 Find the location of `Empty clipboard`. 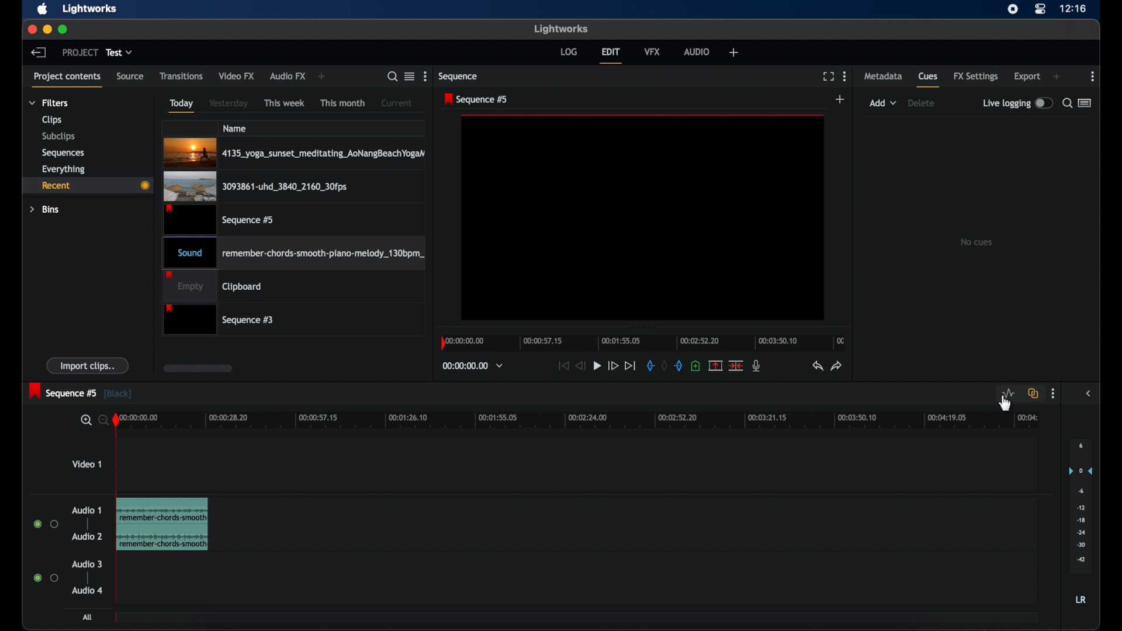

Empty clipboard is located at coordinates (213, 286).